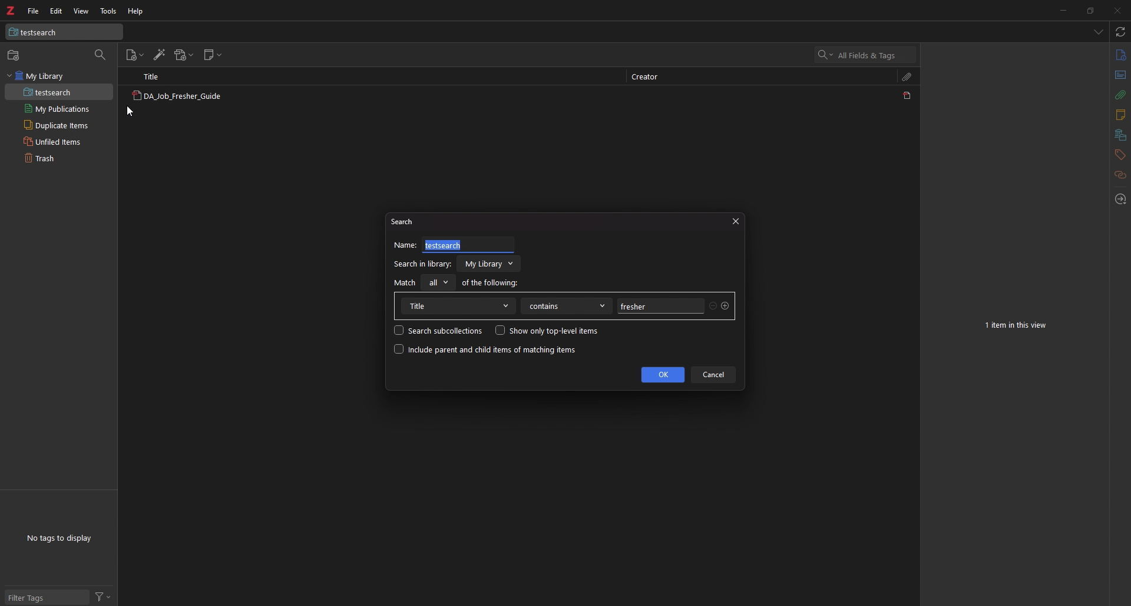 Image resolution: width=1131 pixels, height=606 pixels. I want to click on search in library, so click(422, 264).